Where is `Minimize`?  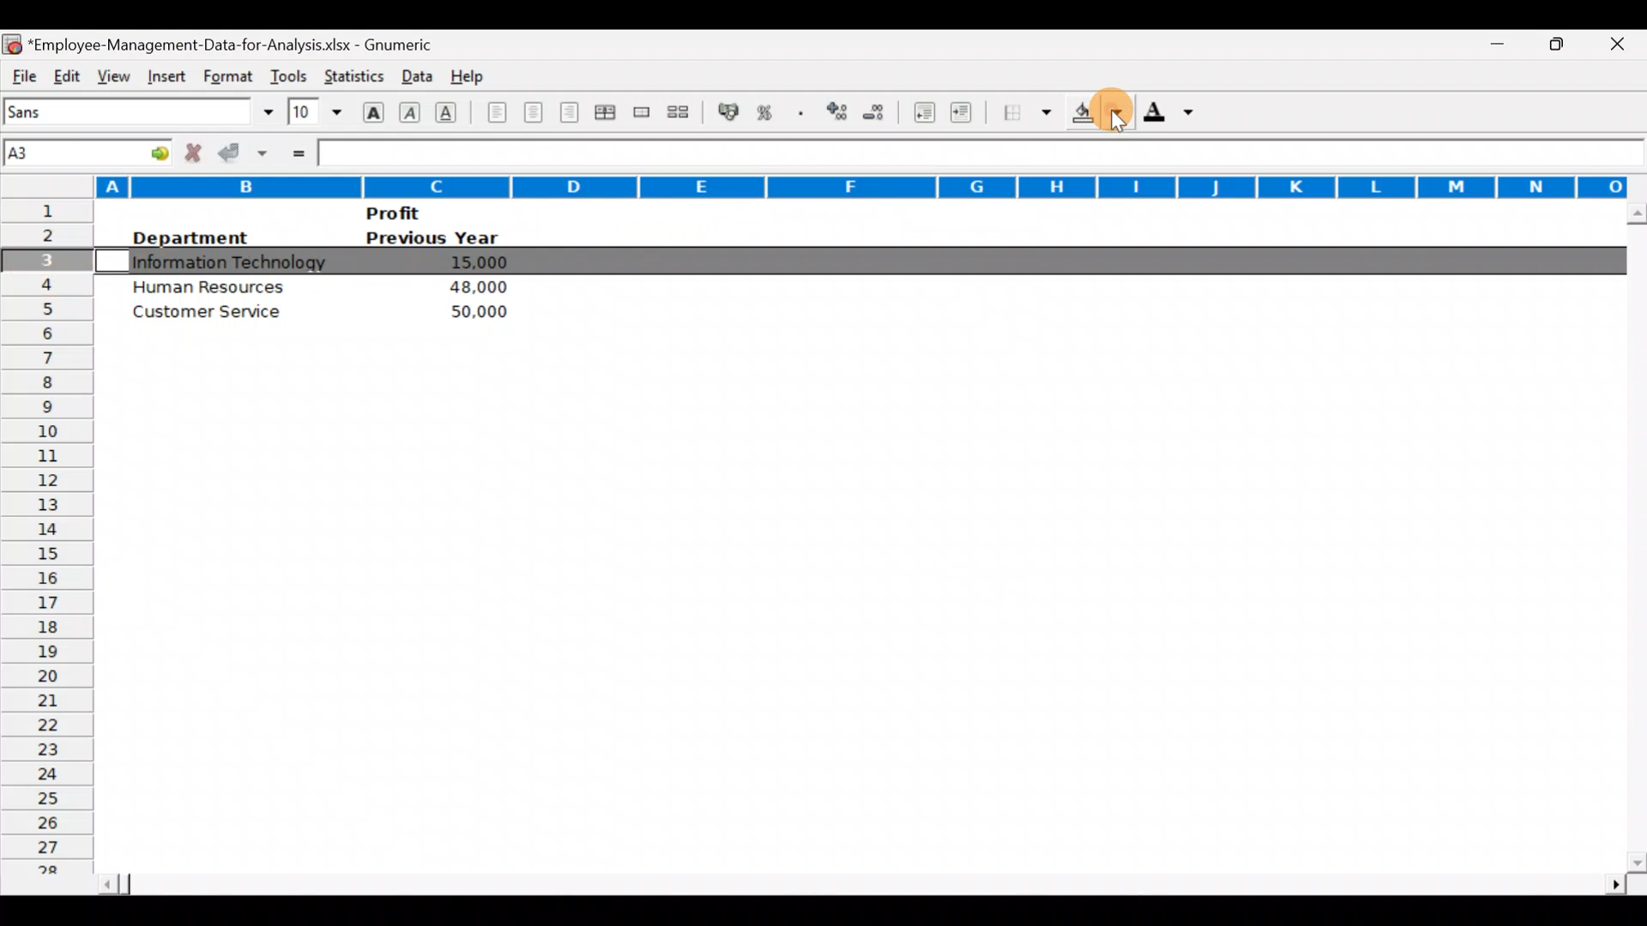 Minimize is located at coordinates (1487, 45).